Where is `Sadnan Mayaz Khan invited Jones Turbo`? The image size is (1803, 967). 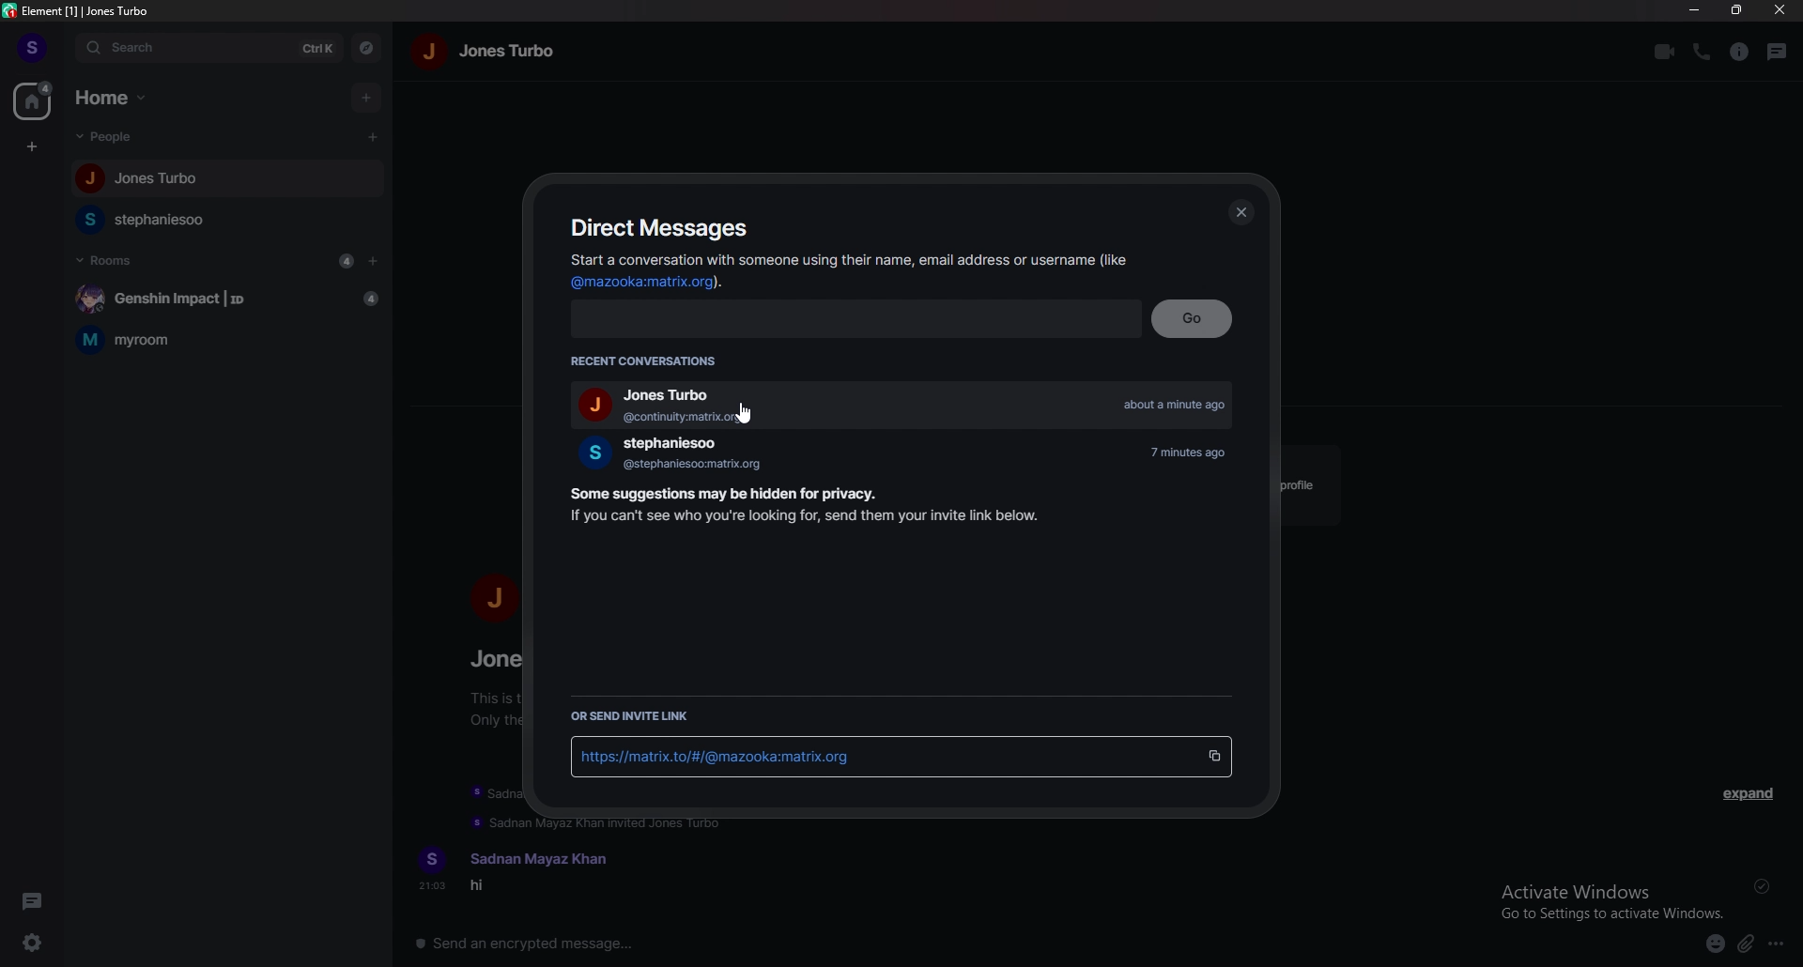
Sadnan Mayaz Khan invited Jones Turbo is located at coordinates (615, 824).